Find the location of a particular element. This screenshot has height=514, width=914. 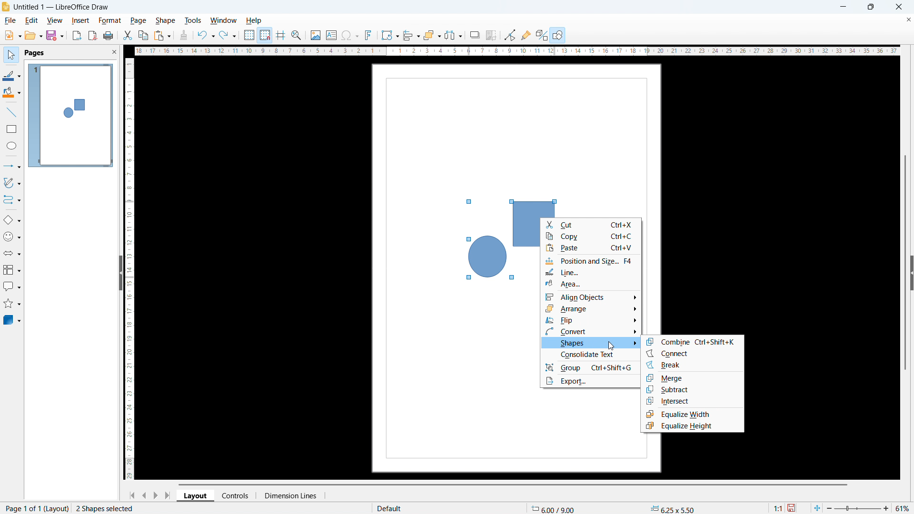

scaling factor is located at coordinates (779, 508).